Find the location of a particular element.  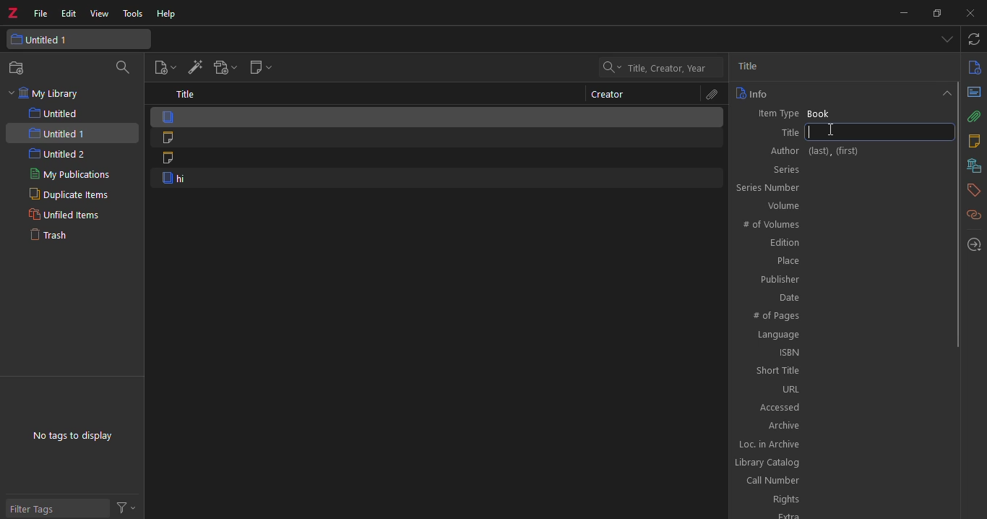

my publications is located at coordinates (75, 176).